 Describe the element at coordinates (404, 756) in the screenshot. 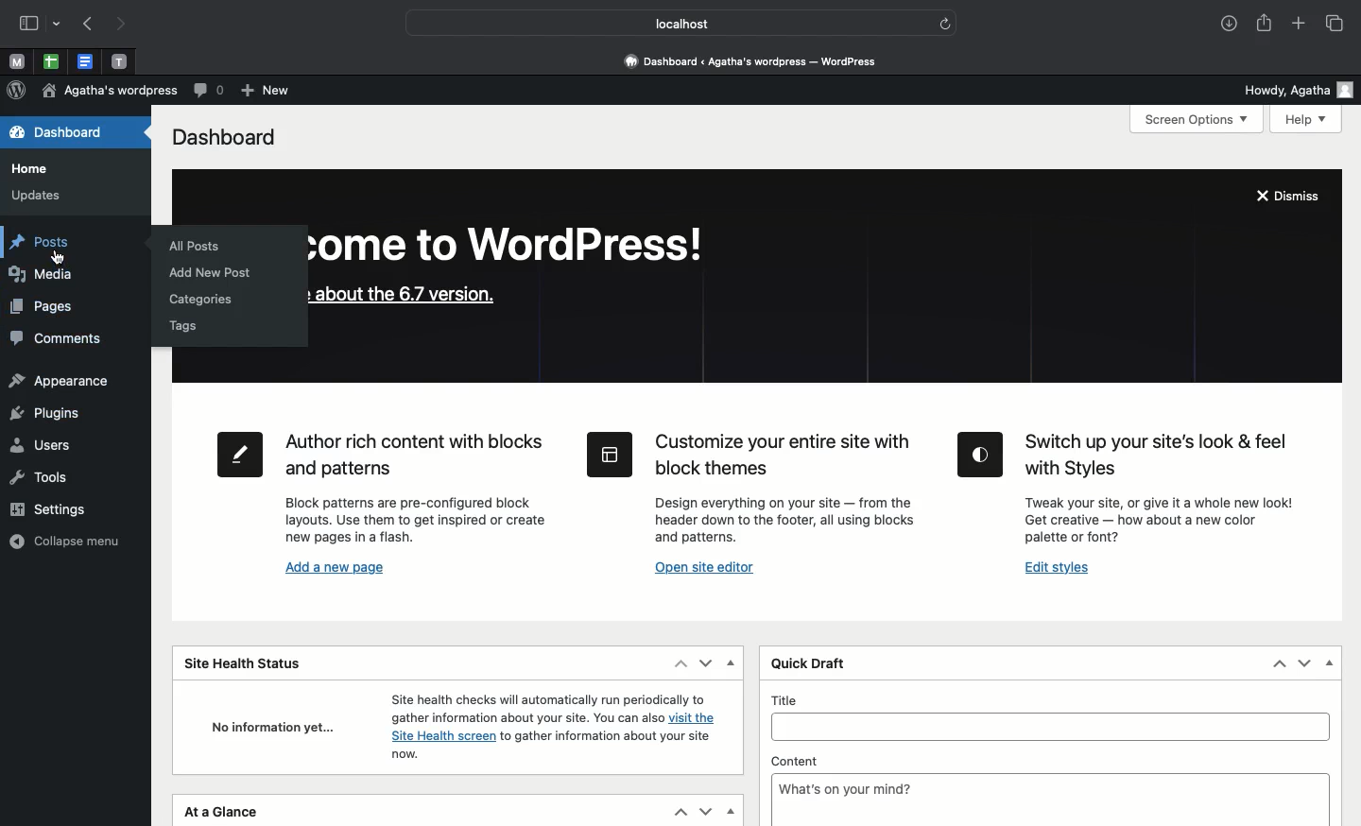

I see `` at that location.